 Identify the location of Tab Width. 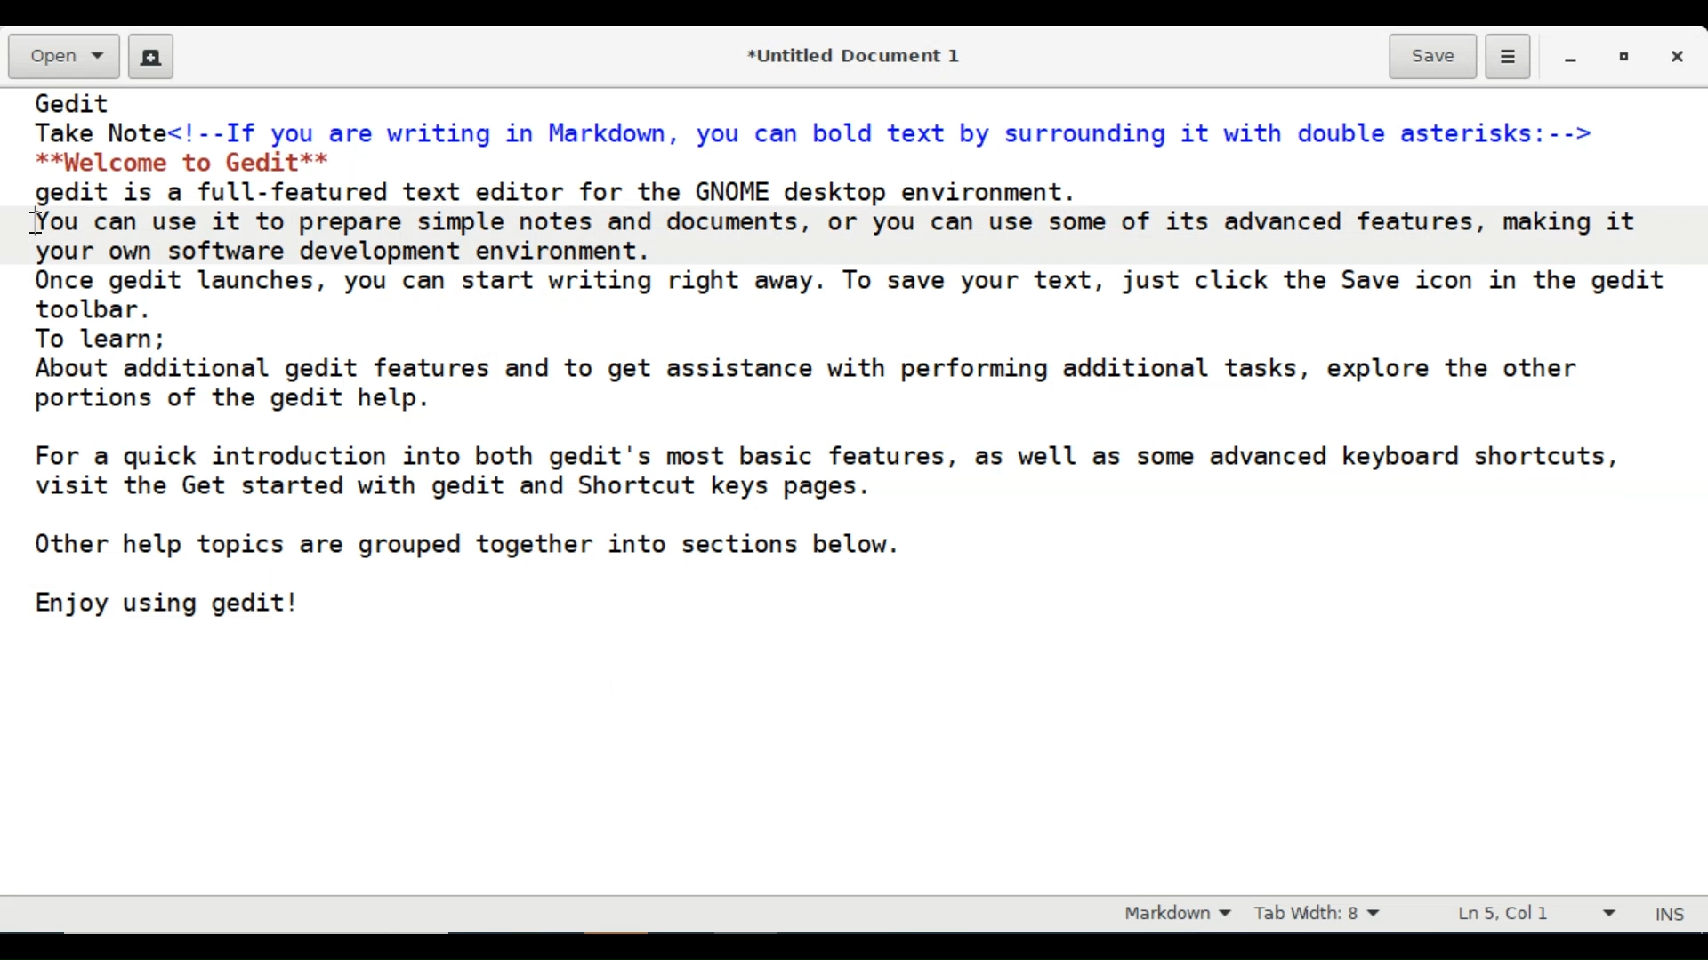
(1330, 915).